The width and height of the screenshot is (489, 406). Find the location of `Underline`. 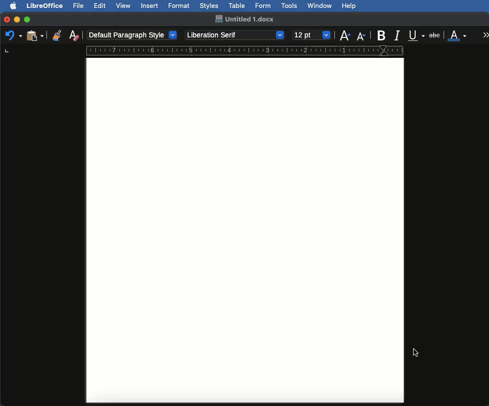

Underline is located at coordinates (417, 36).